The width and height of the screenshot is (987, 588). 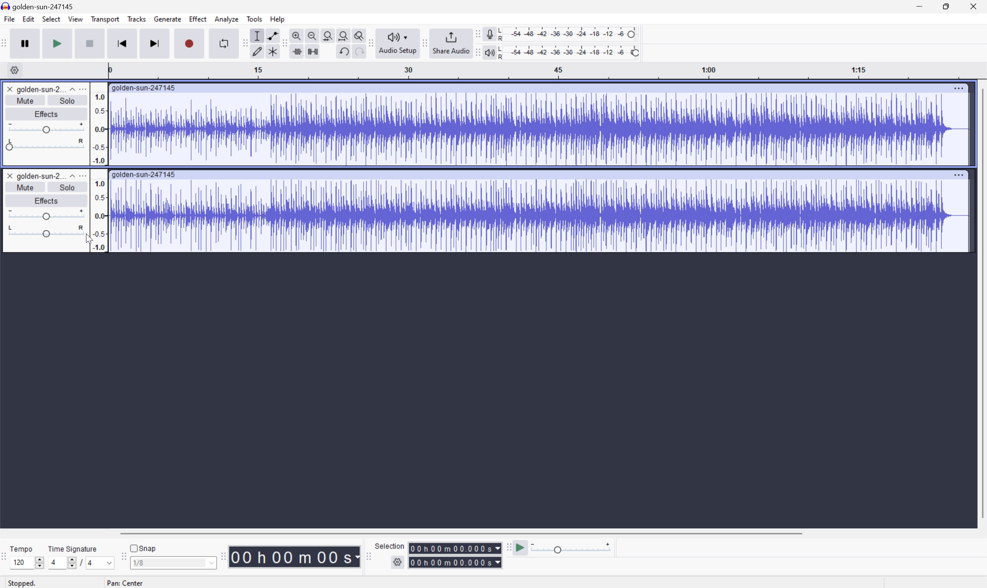 I want to click on Solo, so click(x=70, y=187).